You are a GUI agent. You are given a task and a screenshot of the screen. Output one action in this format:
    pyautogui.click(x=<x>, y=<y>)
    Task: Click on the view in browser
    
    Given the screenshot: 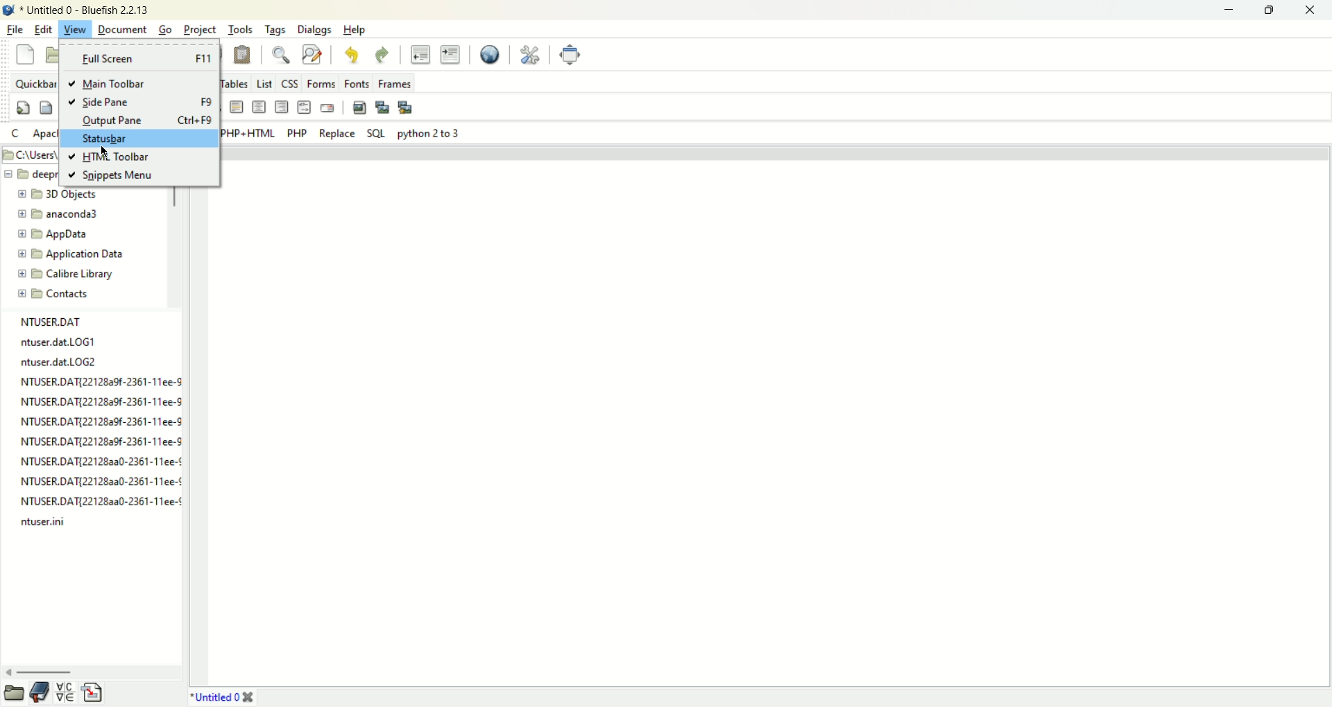 What is the action you would take?
    pyautogui.click(x=488, y=54)
    